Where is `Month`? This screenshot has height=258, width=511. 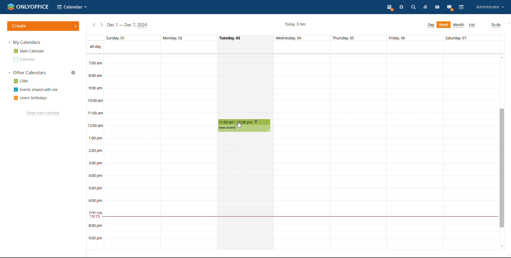 Month is located at coordinates (459, 25).